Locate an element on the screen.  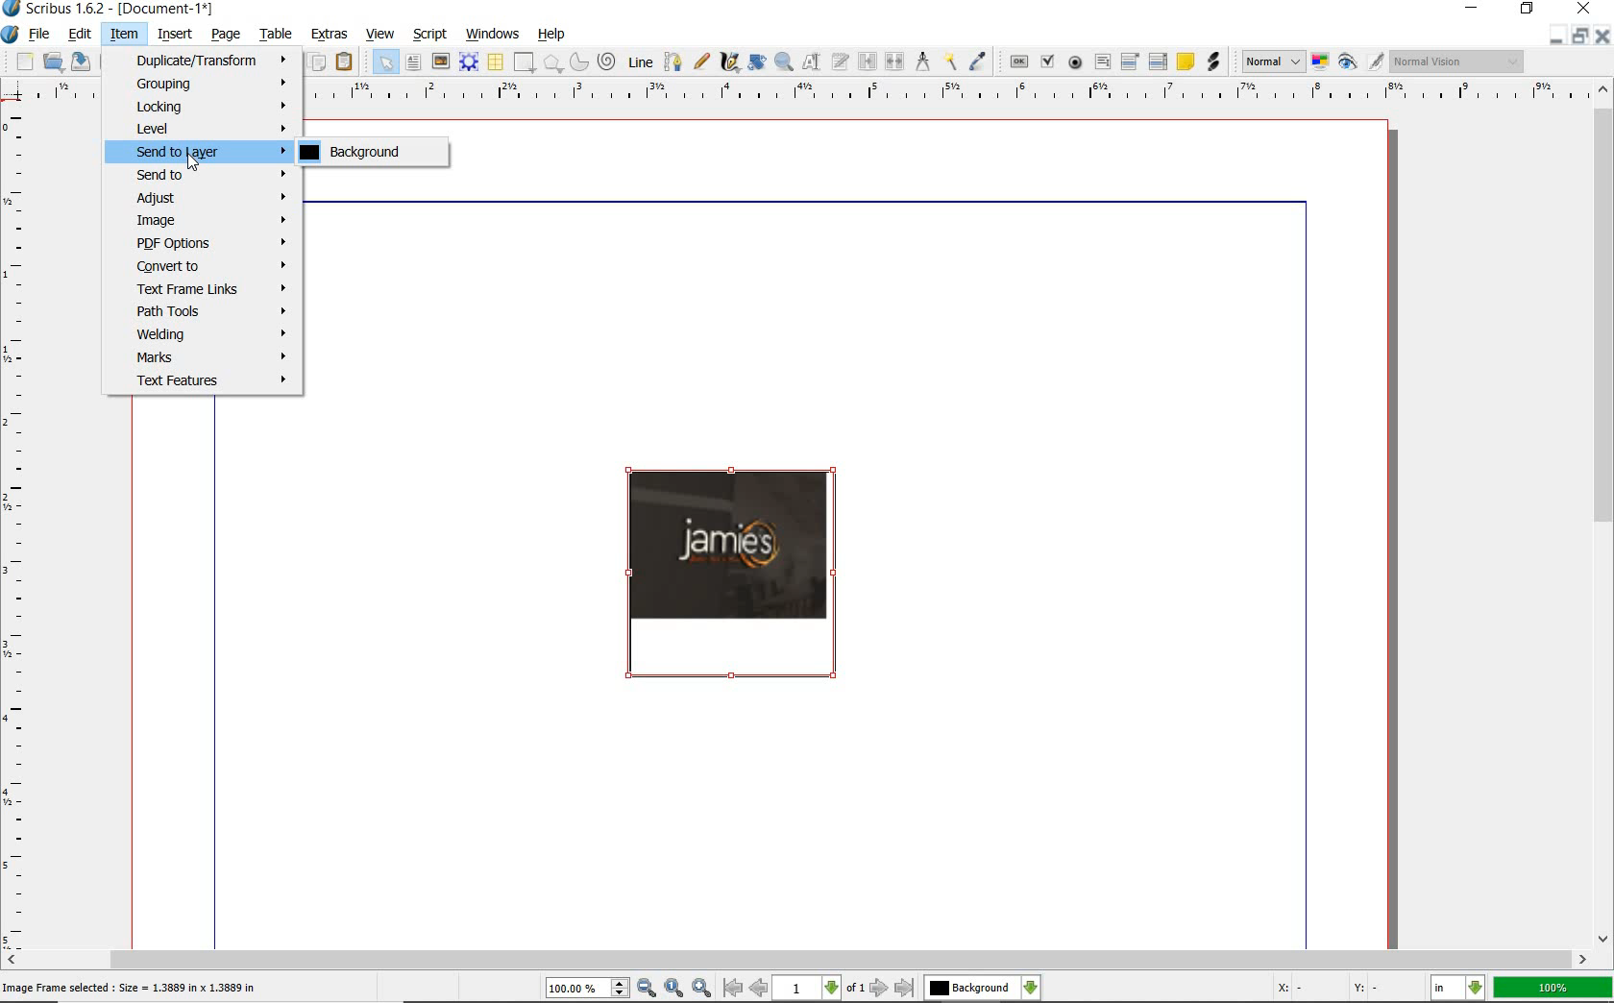
copy is located at coordinates (320, 63).